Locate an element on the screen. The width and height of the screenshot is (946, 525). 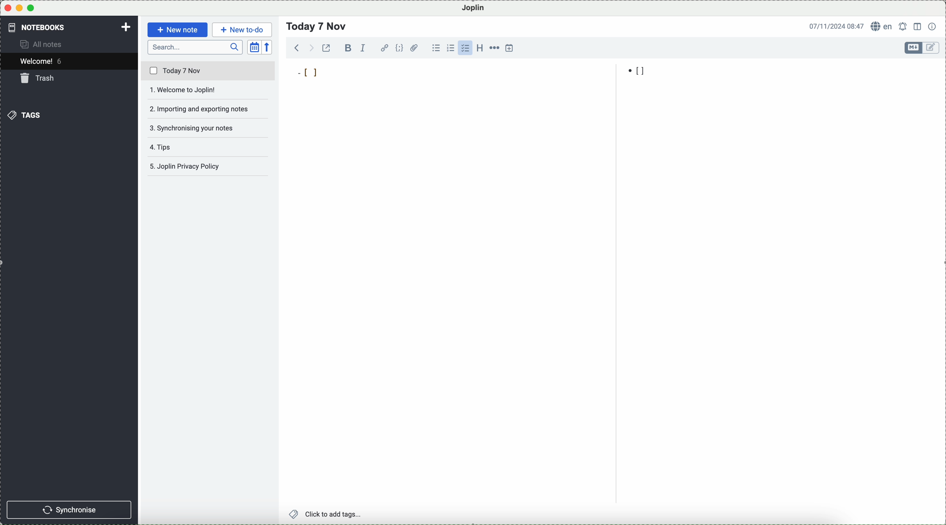
welcome to Joplin is located at coordinates (208, 90).